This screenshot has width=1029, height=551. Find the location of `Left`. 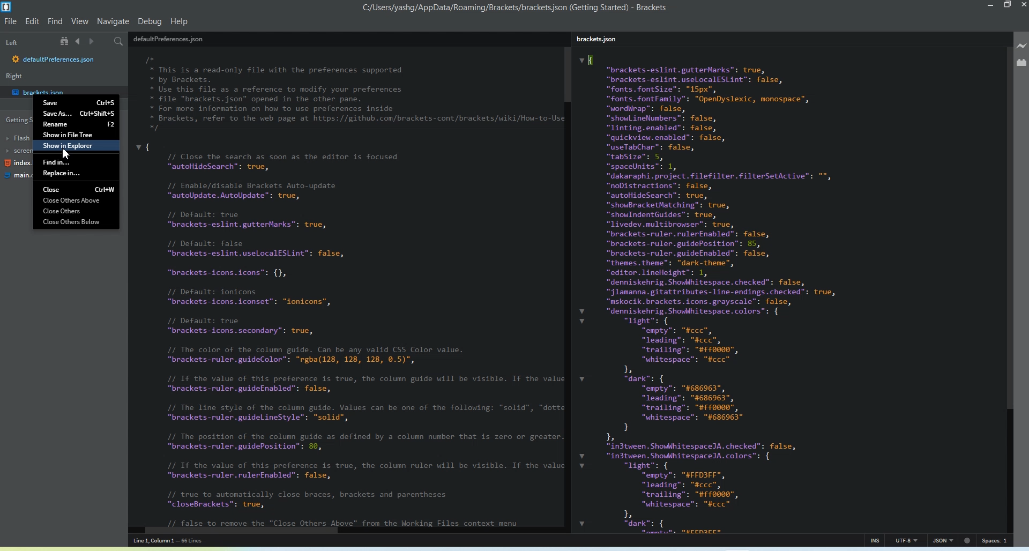

Left is located at coordinates (12, 42).